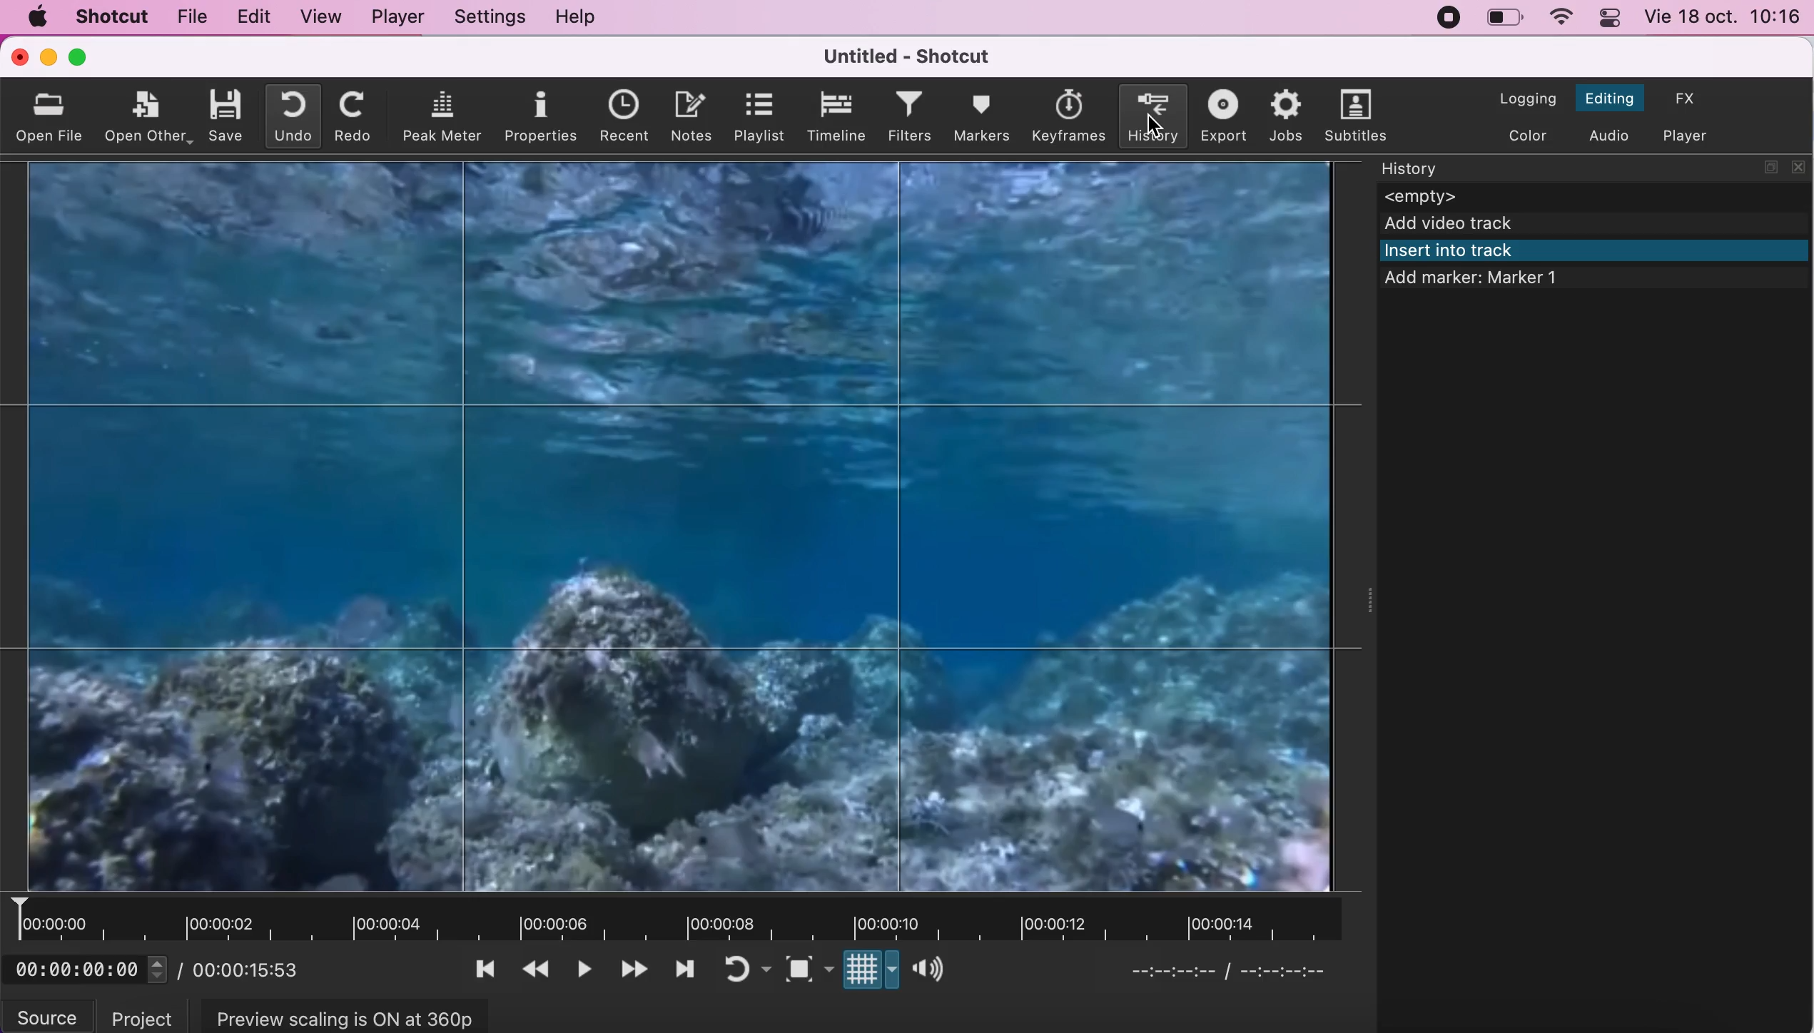 The height and width of the screenshot is (1033, 1814). Describe the element at coordinates (1524, 136) in the screenshot. I see `switch to the color layout` at that location.